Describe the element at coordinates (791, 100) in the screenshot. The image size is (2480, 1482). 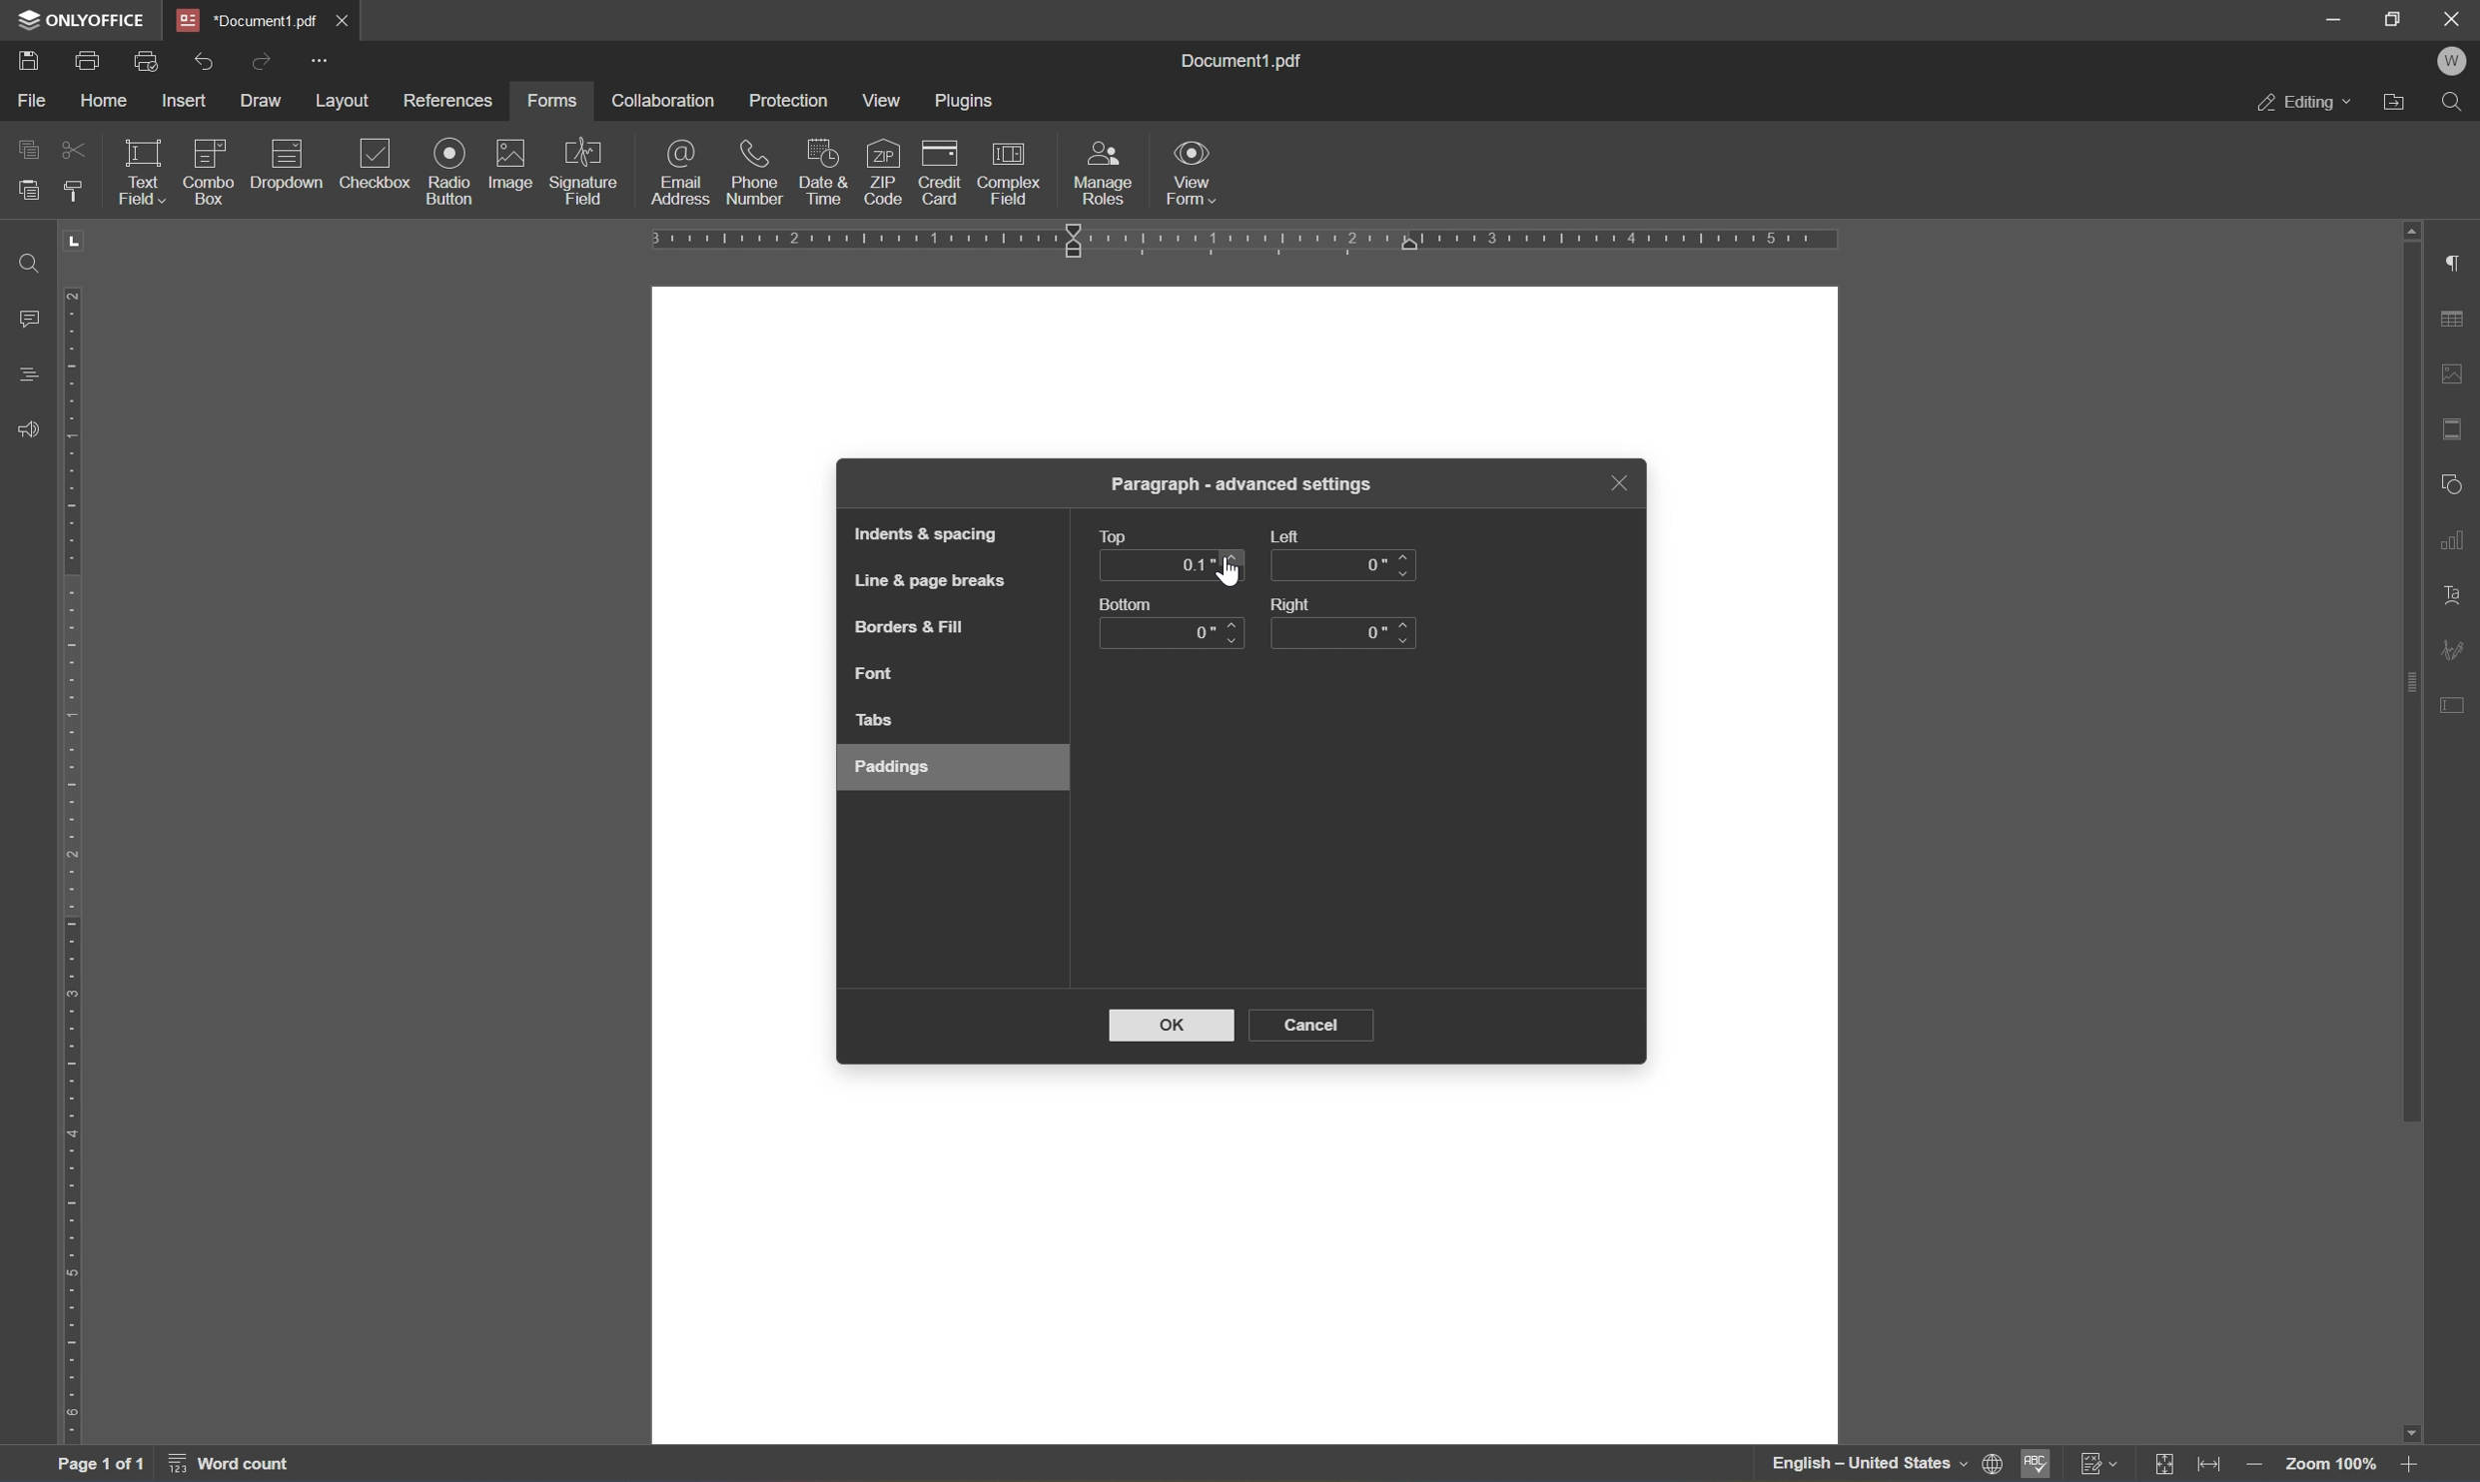
I see `protection` at that location.